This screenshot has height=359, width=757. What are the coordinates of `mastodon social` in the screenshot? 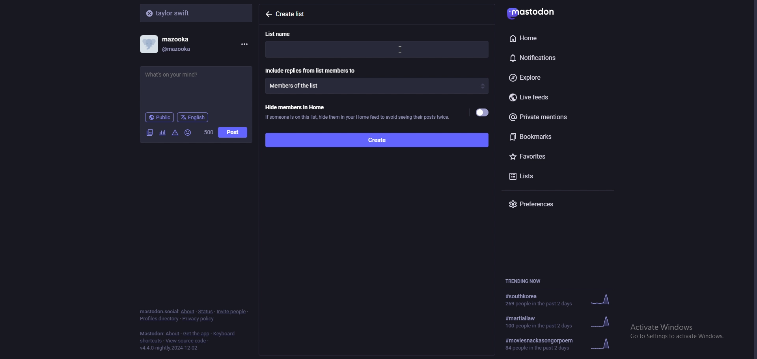 It's located at (158, 312).